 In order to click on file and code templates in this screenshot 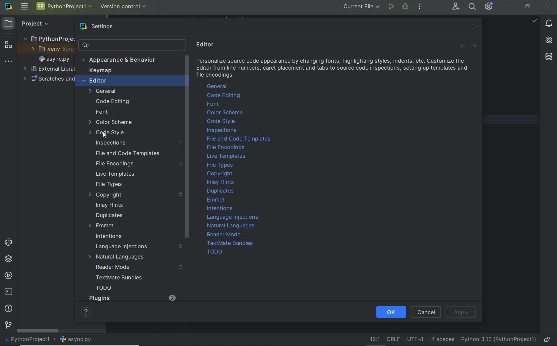, I will do `click(240, 139)`.